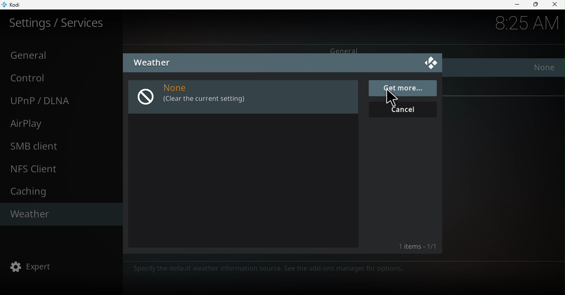 This screenshot has height=295, width=565. What do you see at coordinates (503, 87) in the screenshot?
I see `Settings` at bounding box center [503, 87].